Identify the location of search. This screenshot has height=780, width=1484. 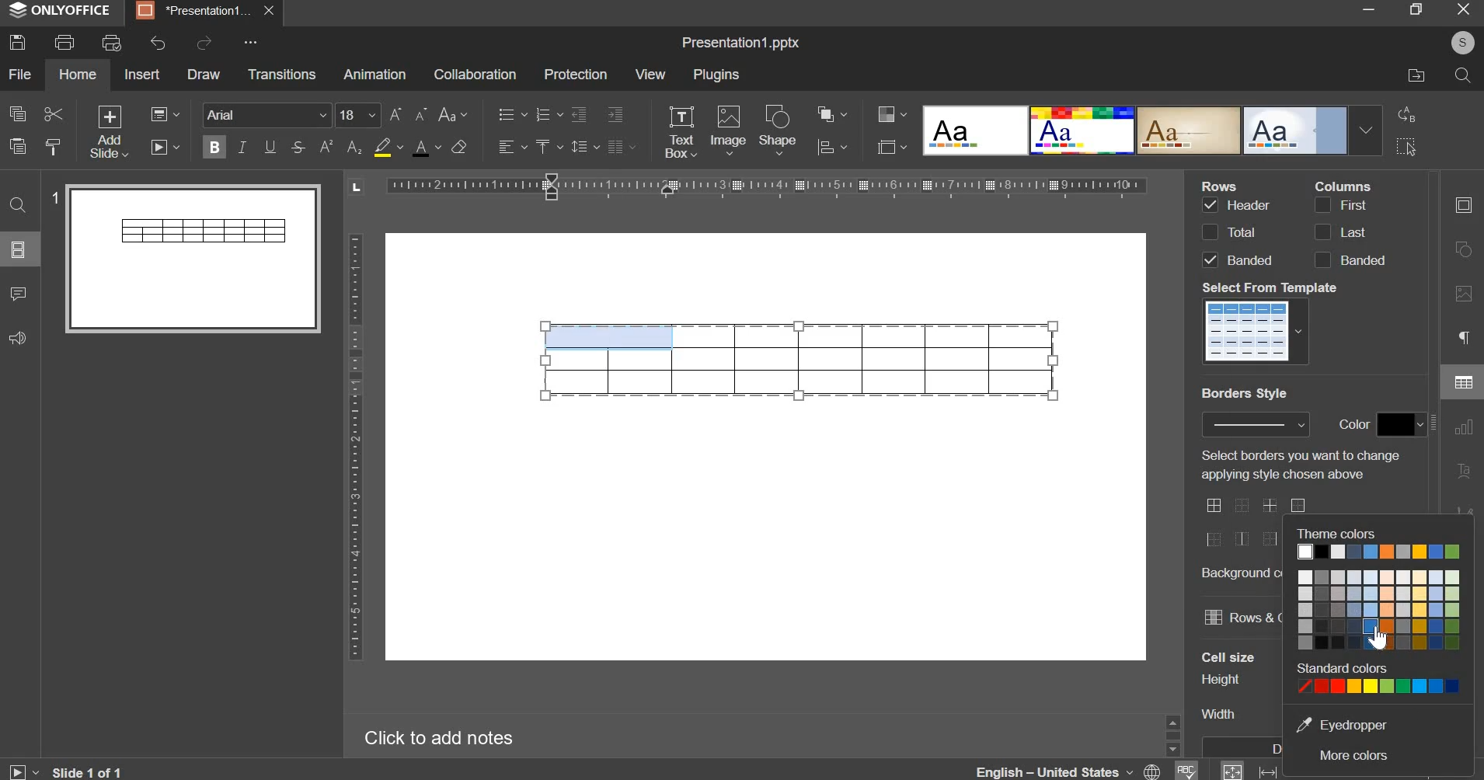
(1461, 75).